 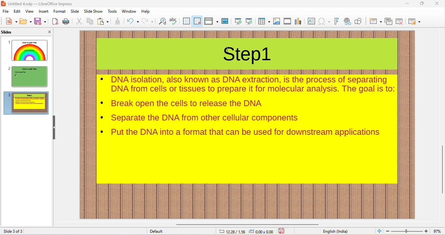 What do you see at coordinates (13, 230) in the screenshot?
I see `slide 3 of 3` at bounding box center [13, 230].